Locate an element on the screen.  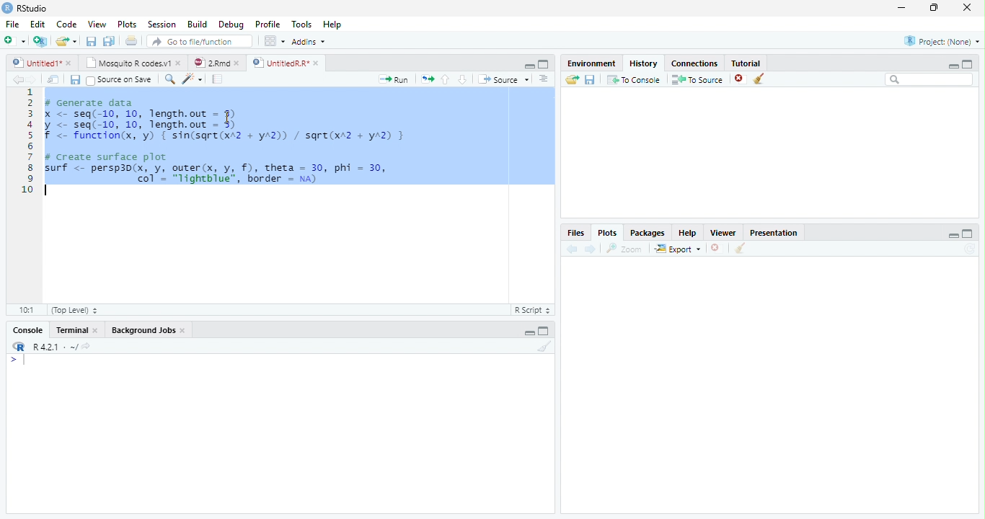
Save current document is located at coordinates (90, 40).